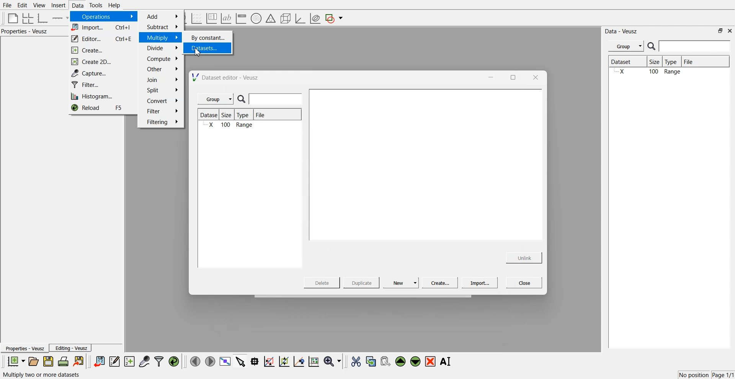 The height and width of the screenshot is (379, 735). Describe the element at coordinates (314, 362) in the screenshot. I see `reset the graph axes` at that location.